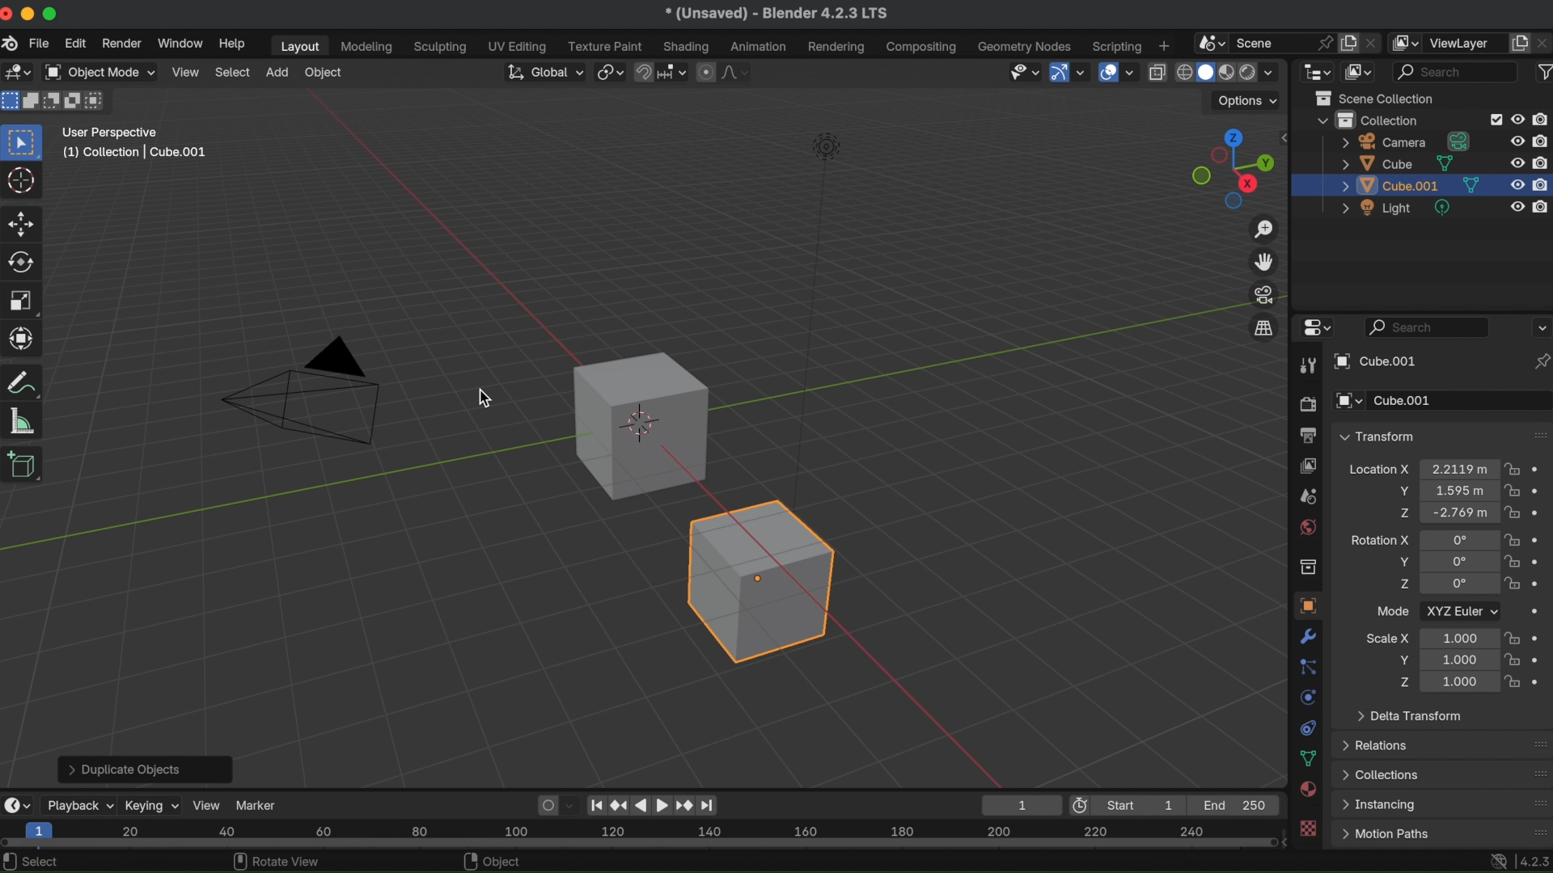 Image resolution: width=1553 pixels, height=873 pixels. What do you see at coordinates (1539, 470) in the screenshot?
I see `animate property` at bounding box center [1539, 470].